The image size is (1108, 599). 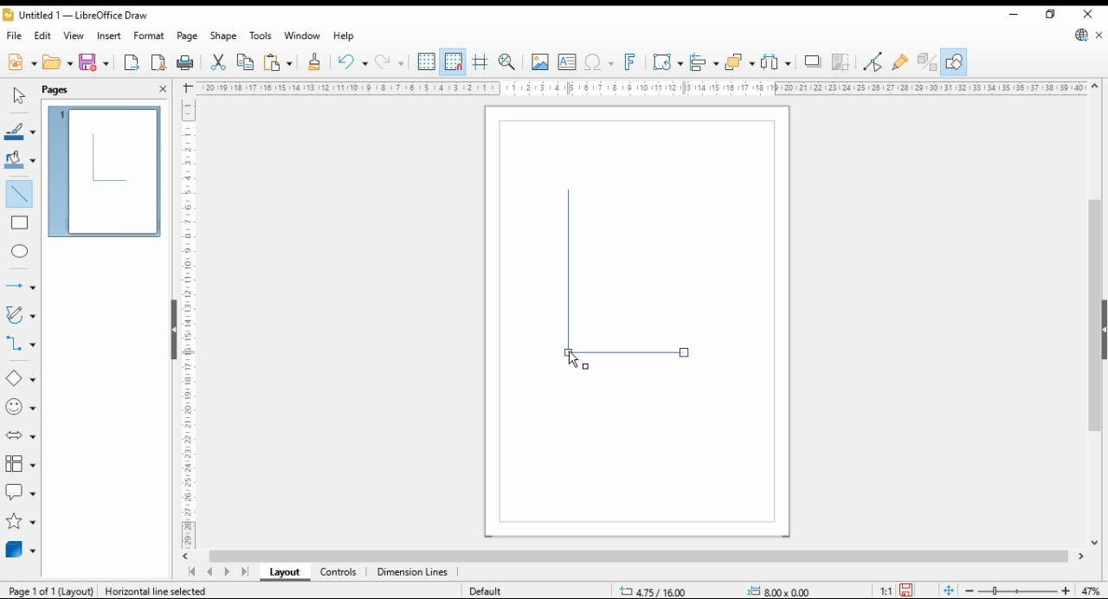 What do you see at coordinates (109, 35) in the screenshot?
I see `insert` at bounding box center [109, 35].